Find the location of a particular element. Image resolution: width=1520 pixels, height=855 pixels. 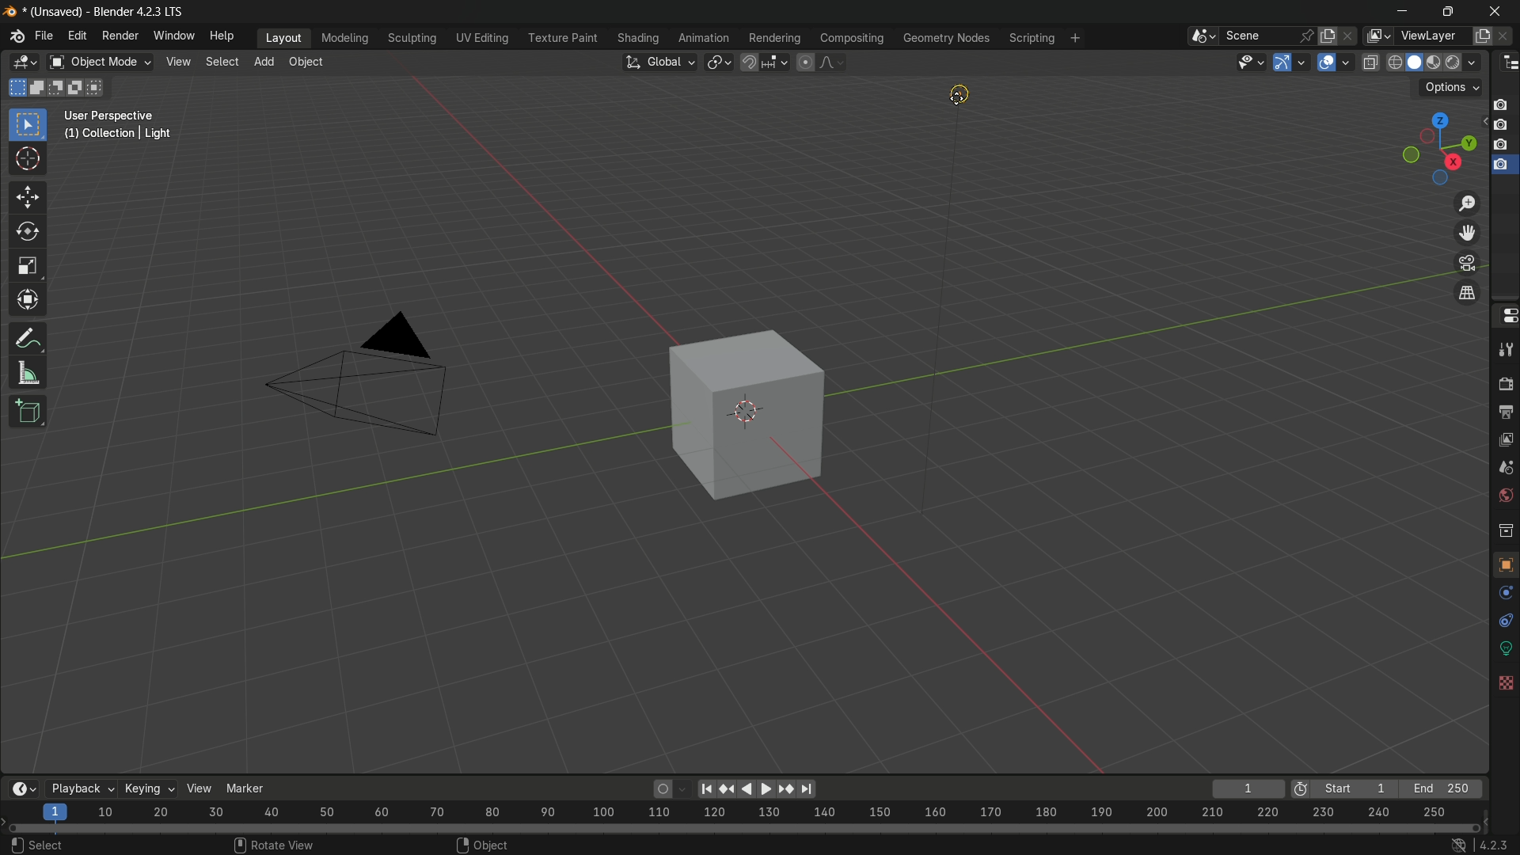

particles is located at coordinates (1504, 623).